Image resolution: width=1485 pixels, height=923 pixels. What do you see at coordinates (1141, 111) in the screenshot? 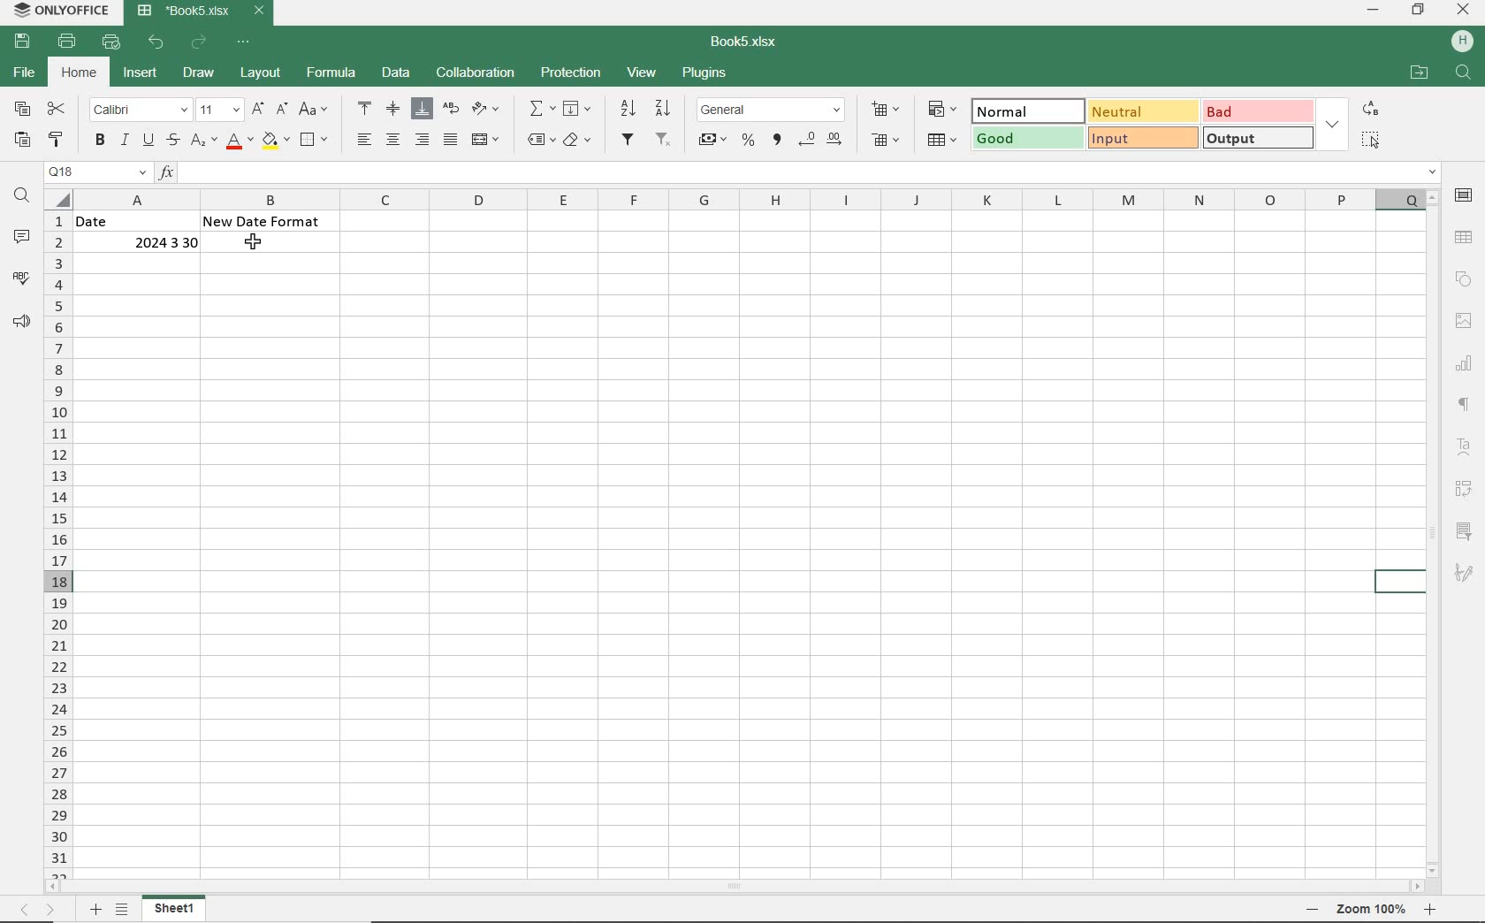
I see `NEUTRAL` at bounding box center [1141, 111].